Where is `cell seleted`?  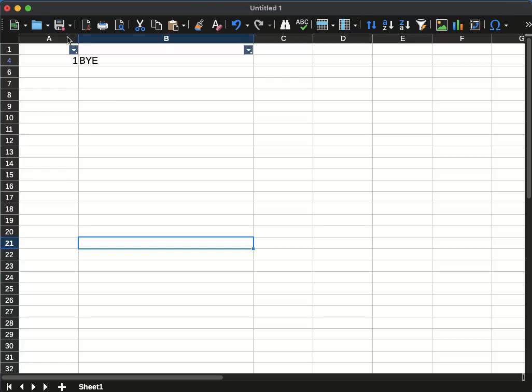 cell seleted is located at coordinates (166, 242).